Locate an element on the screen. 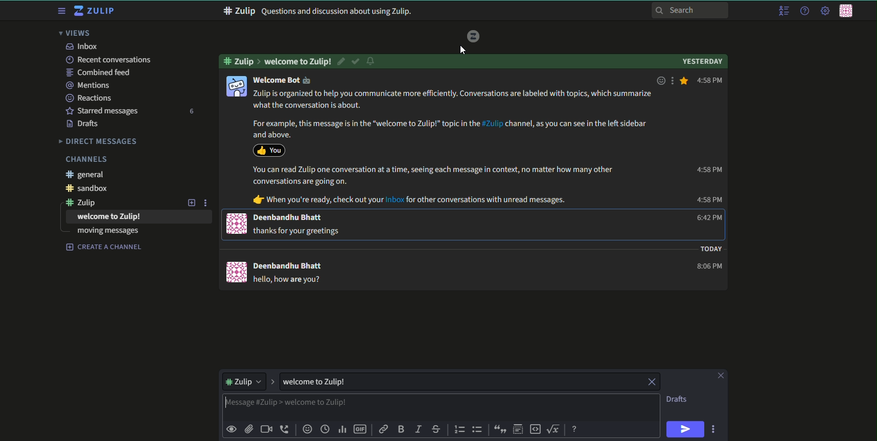 The height and width of the screenshot is (441, 877). #zulip is located at coordinates (242, 61).